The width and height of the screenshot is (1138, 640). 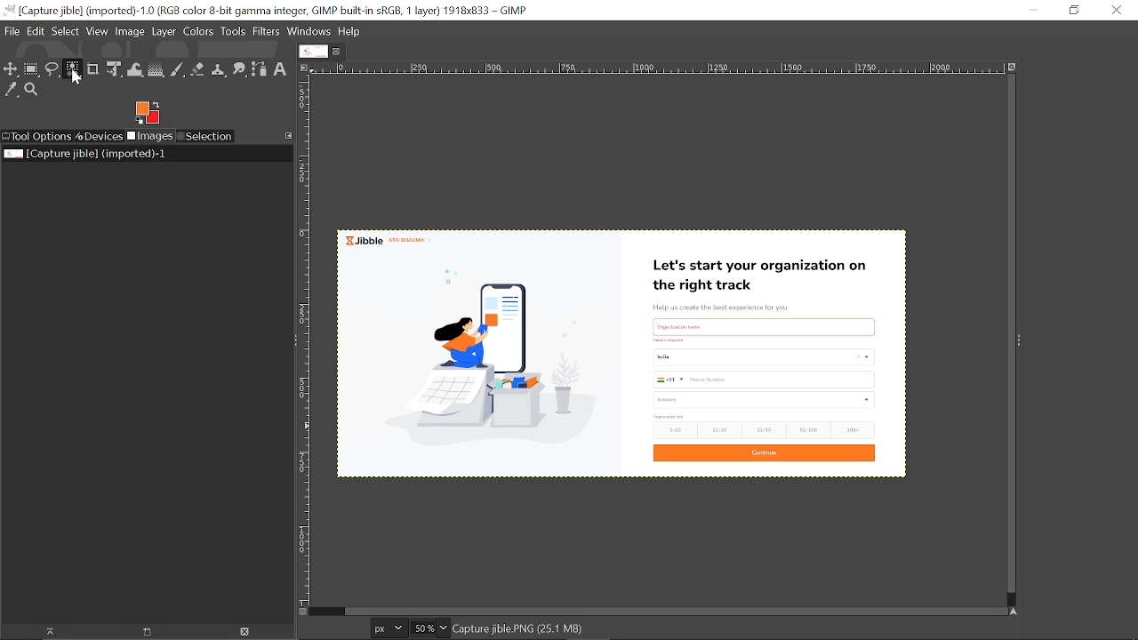 What do you see at coordinates (72, 68) in the screenshot?
I see `Select by color tool` at bounding box center [72, 68].